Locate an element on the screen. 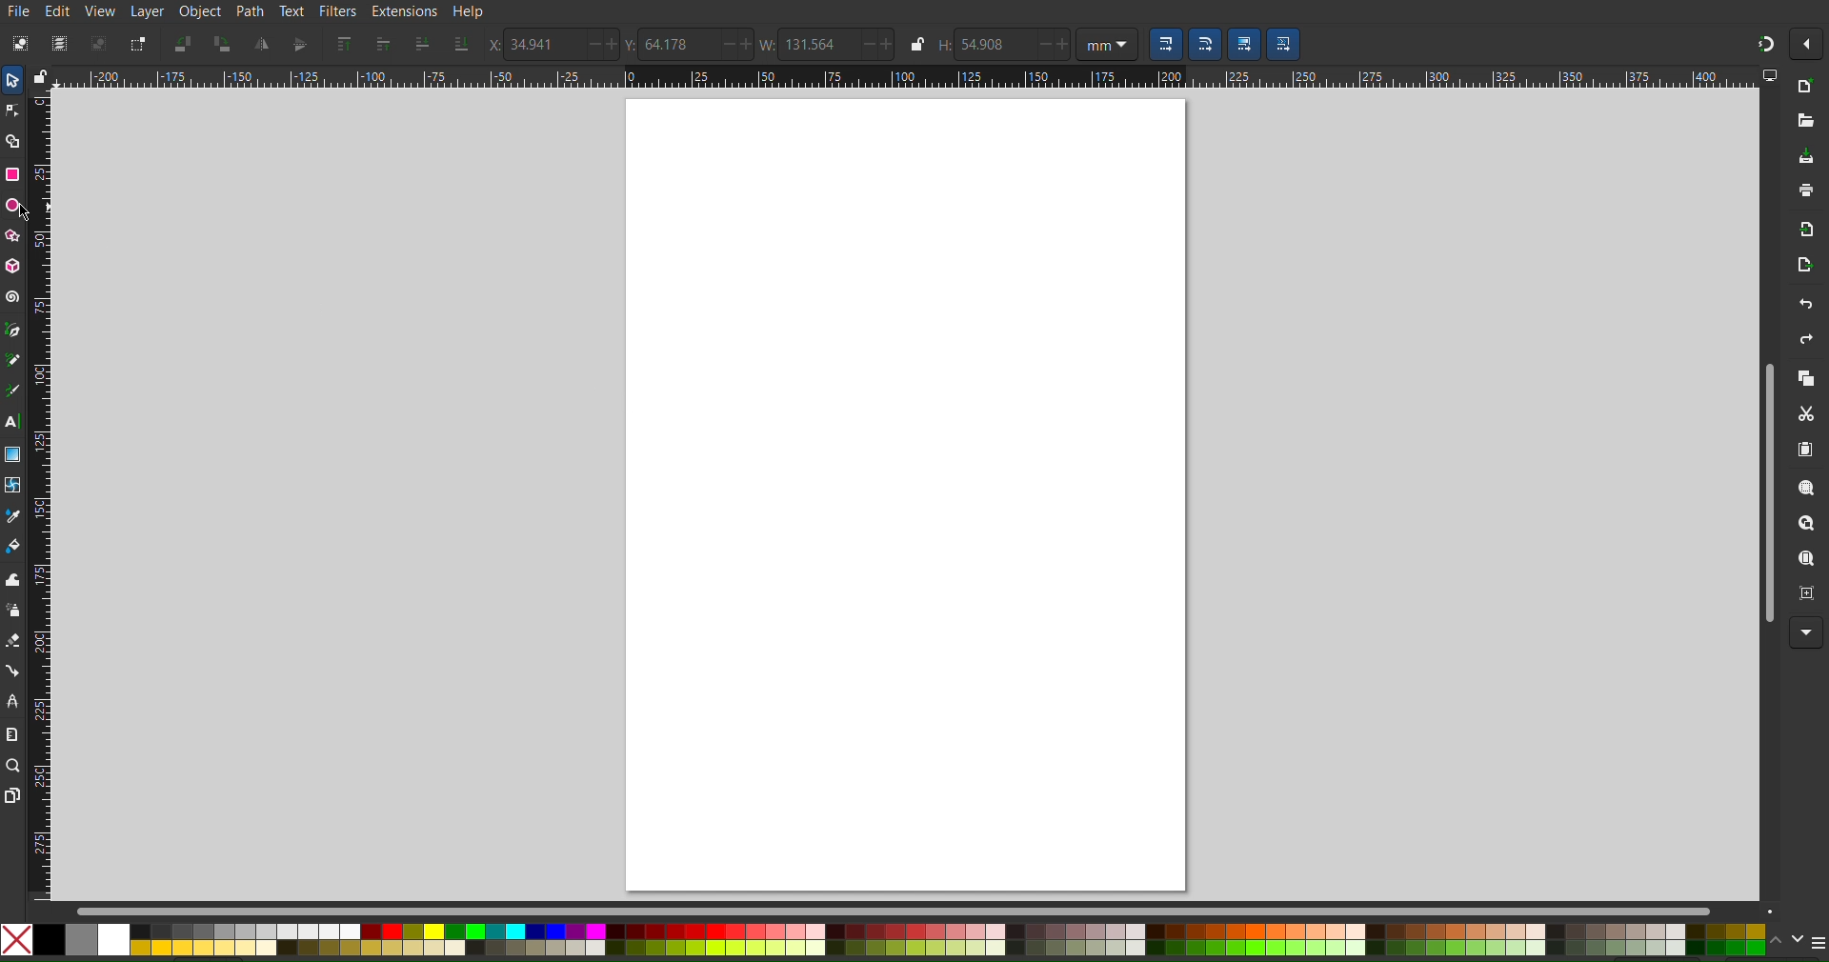 The image size is (1829, 962). Redo is located at coordinates (1806, 339).